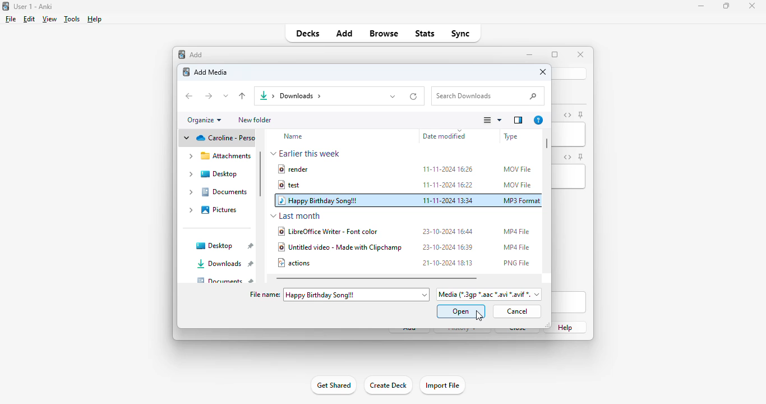  I want to click on add, so click(182, 55).